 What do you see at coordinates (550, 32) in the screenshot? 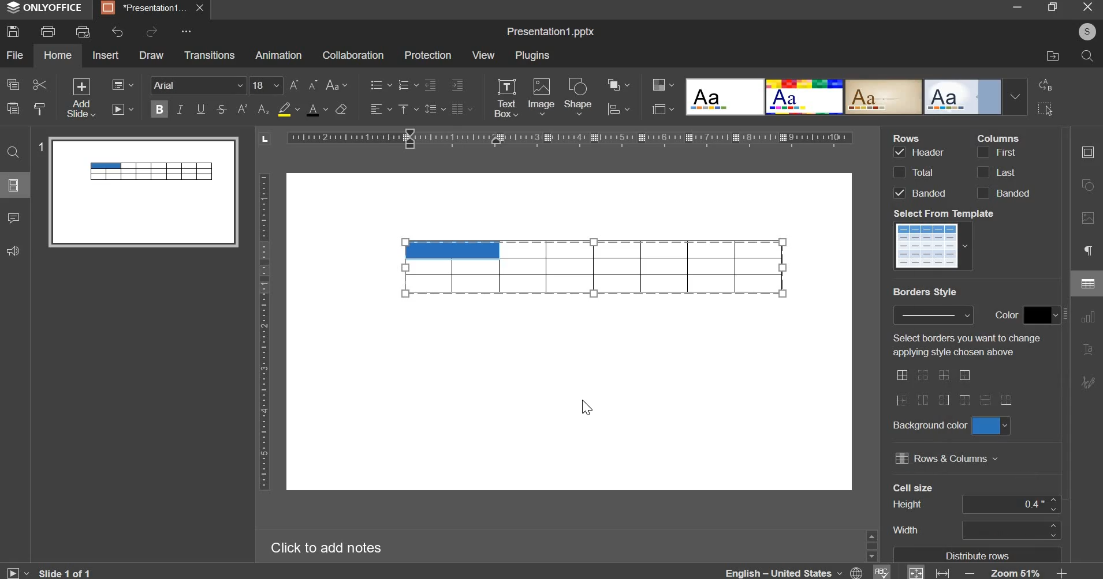
I see `Title` at bounding box center [550, 32].